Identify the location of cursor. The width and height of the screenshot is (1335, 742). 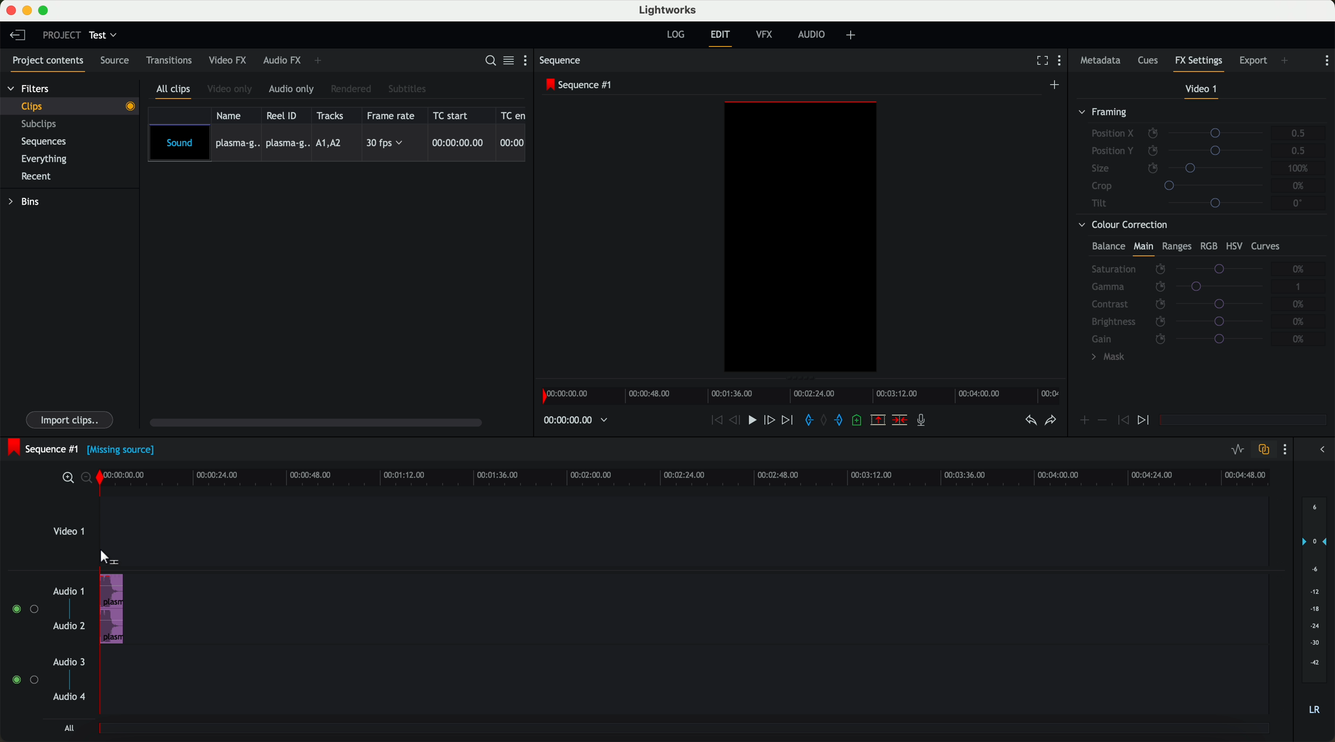
(107, 557).